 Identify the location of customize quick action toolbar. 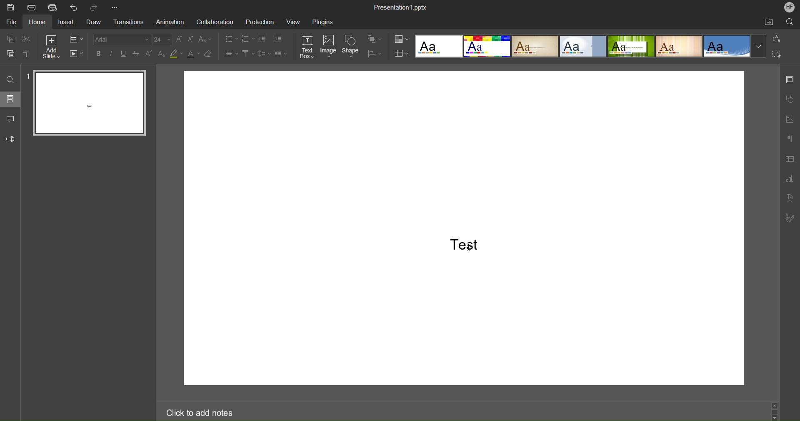
(117, 7).